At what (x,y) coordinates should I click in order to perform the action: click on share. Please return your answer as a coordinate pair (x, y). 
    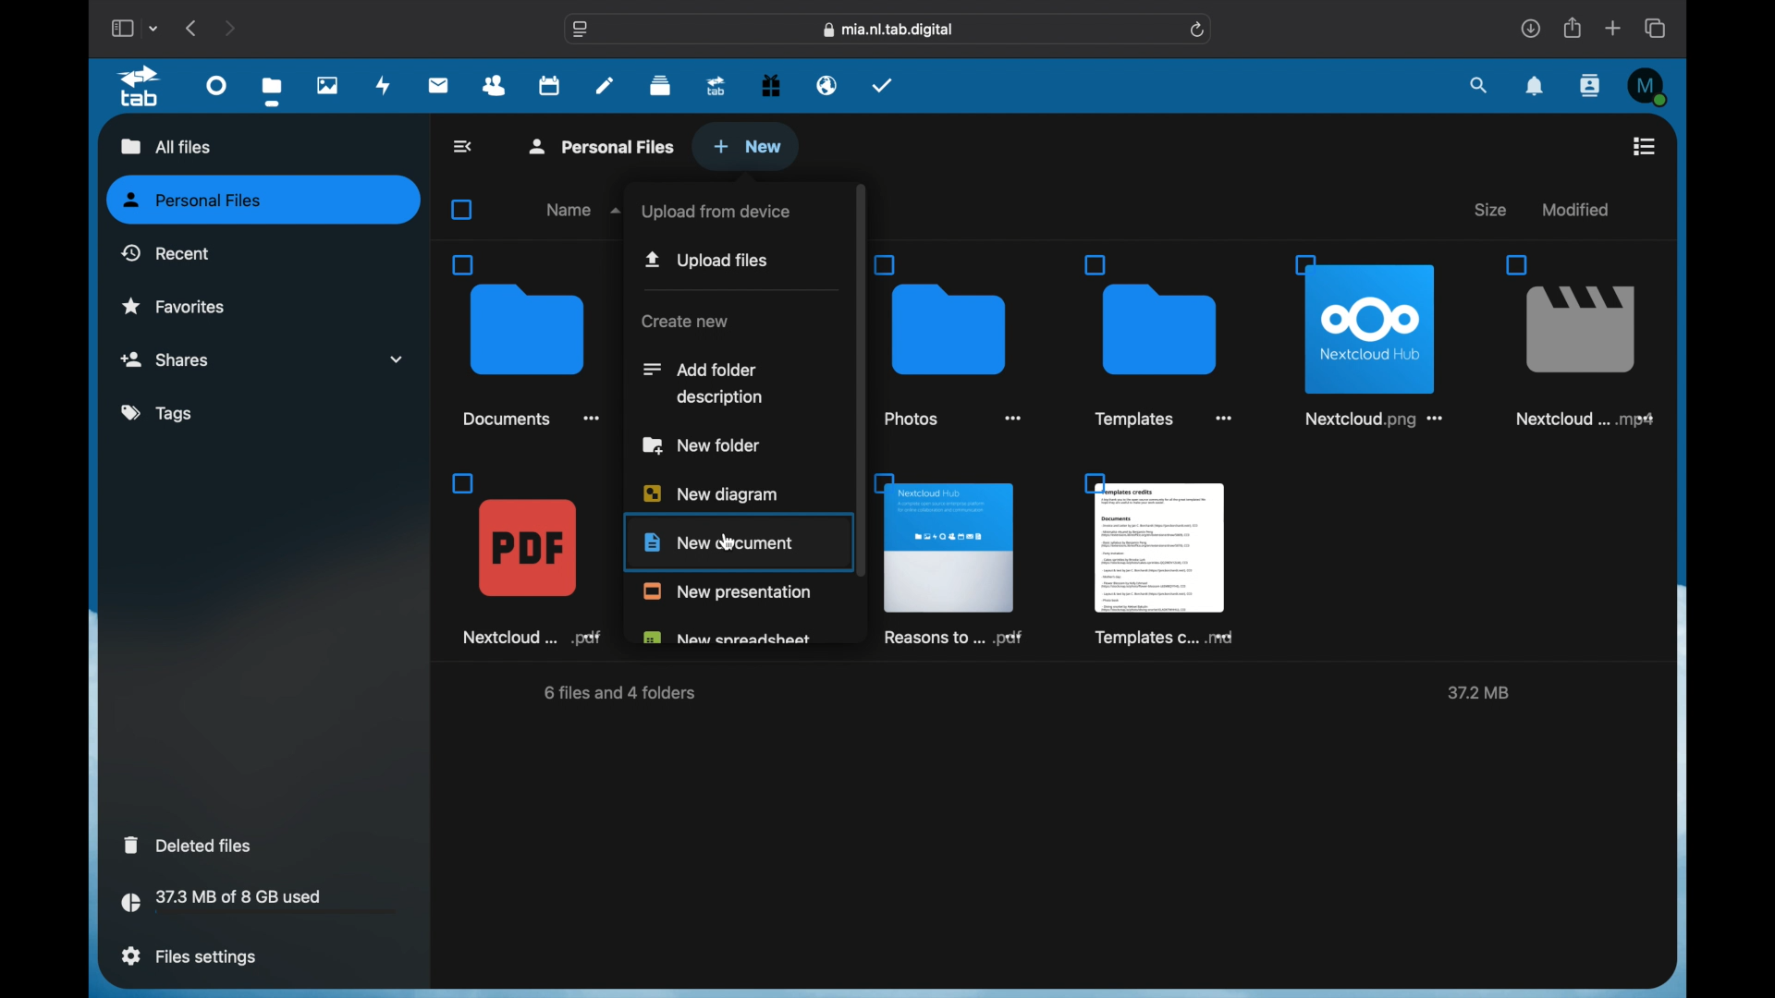
    Looking at the image, I should click on (1573, 28).